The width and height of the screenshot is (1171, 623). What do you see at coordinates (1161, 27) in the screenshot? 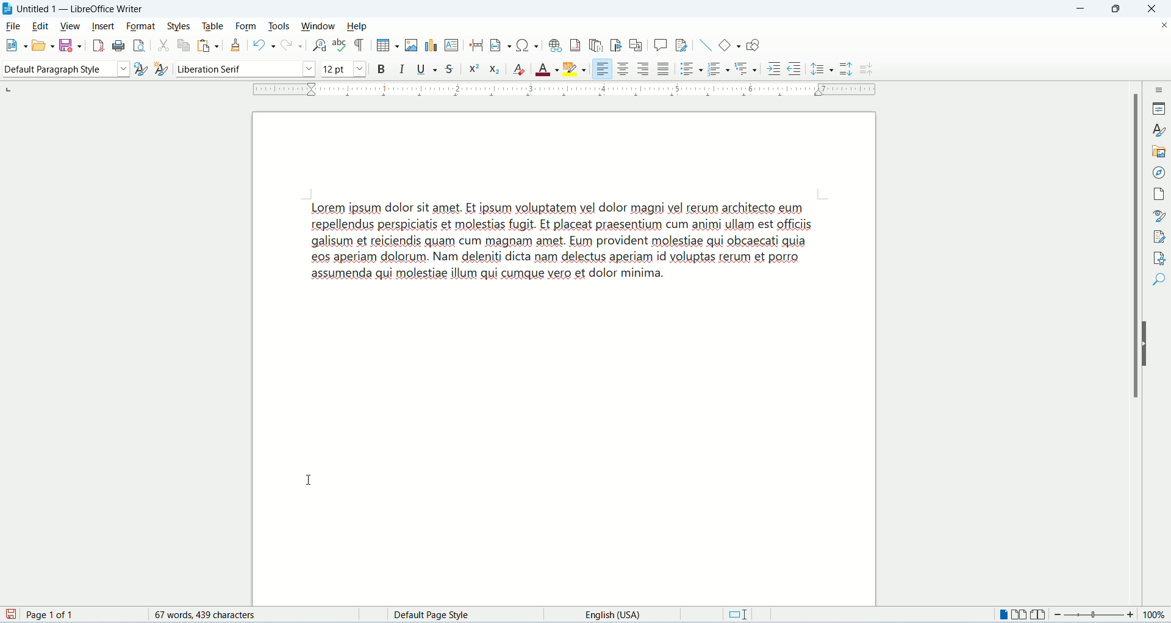
I see `close` at bounding box center [1161, 27].